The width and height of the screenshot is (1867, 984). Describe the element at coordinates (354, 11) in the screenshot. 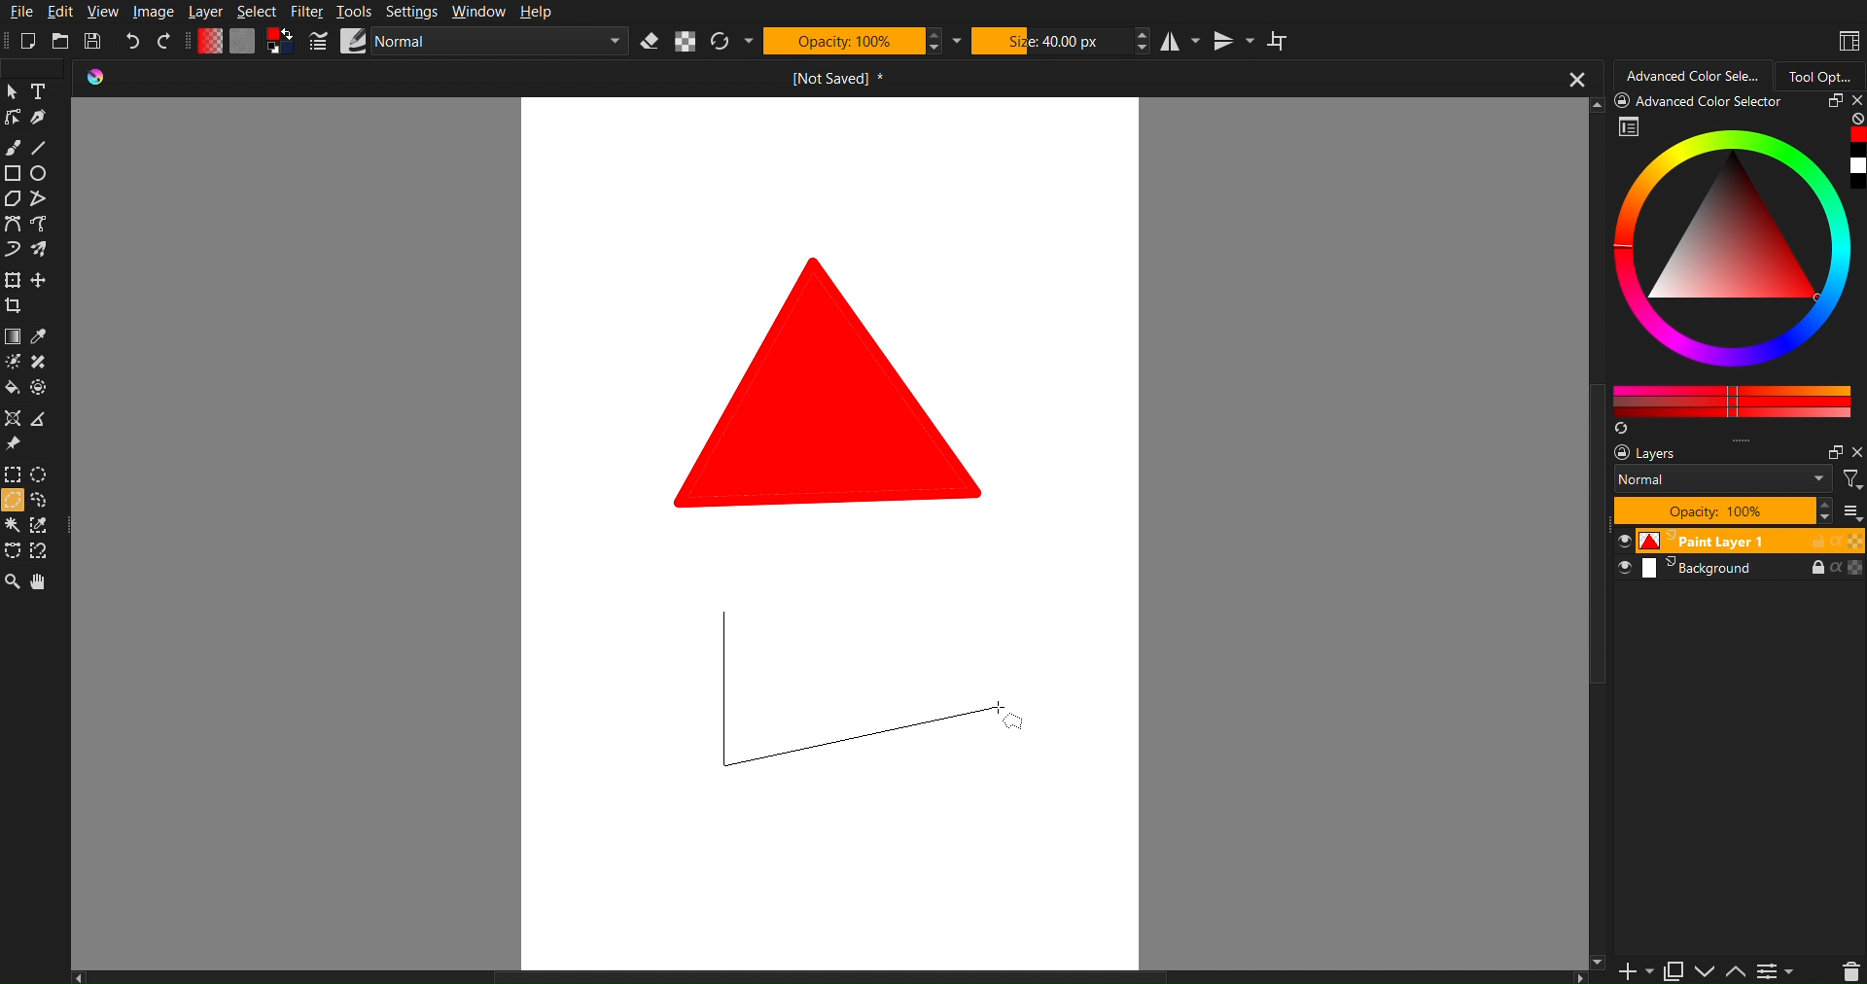

I see `Tools` at that location.